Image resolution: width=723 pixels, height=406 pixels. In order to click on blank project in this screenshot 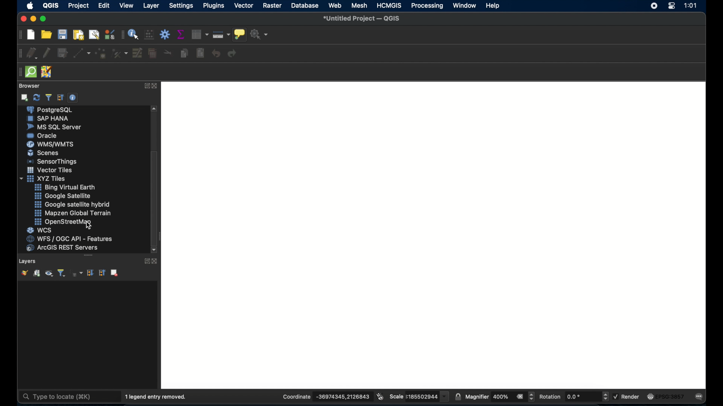, I will do `click(436, 234)`.